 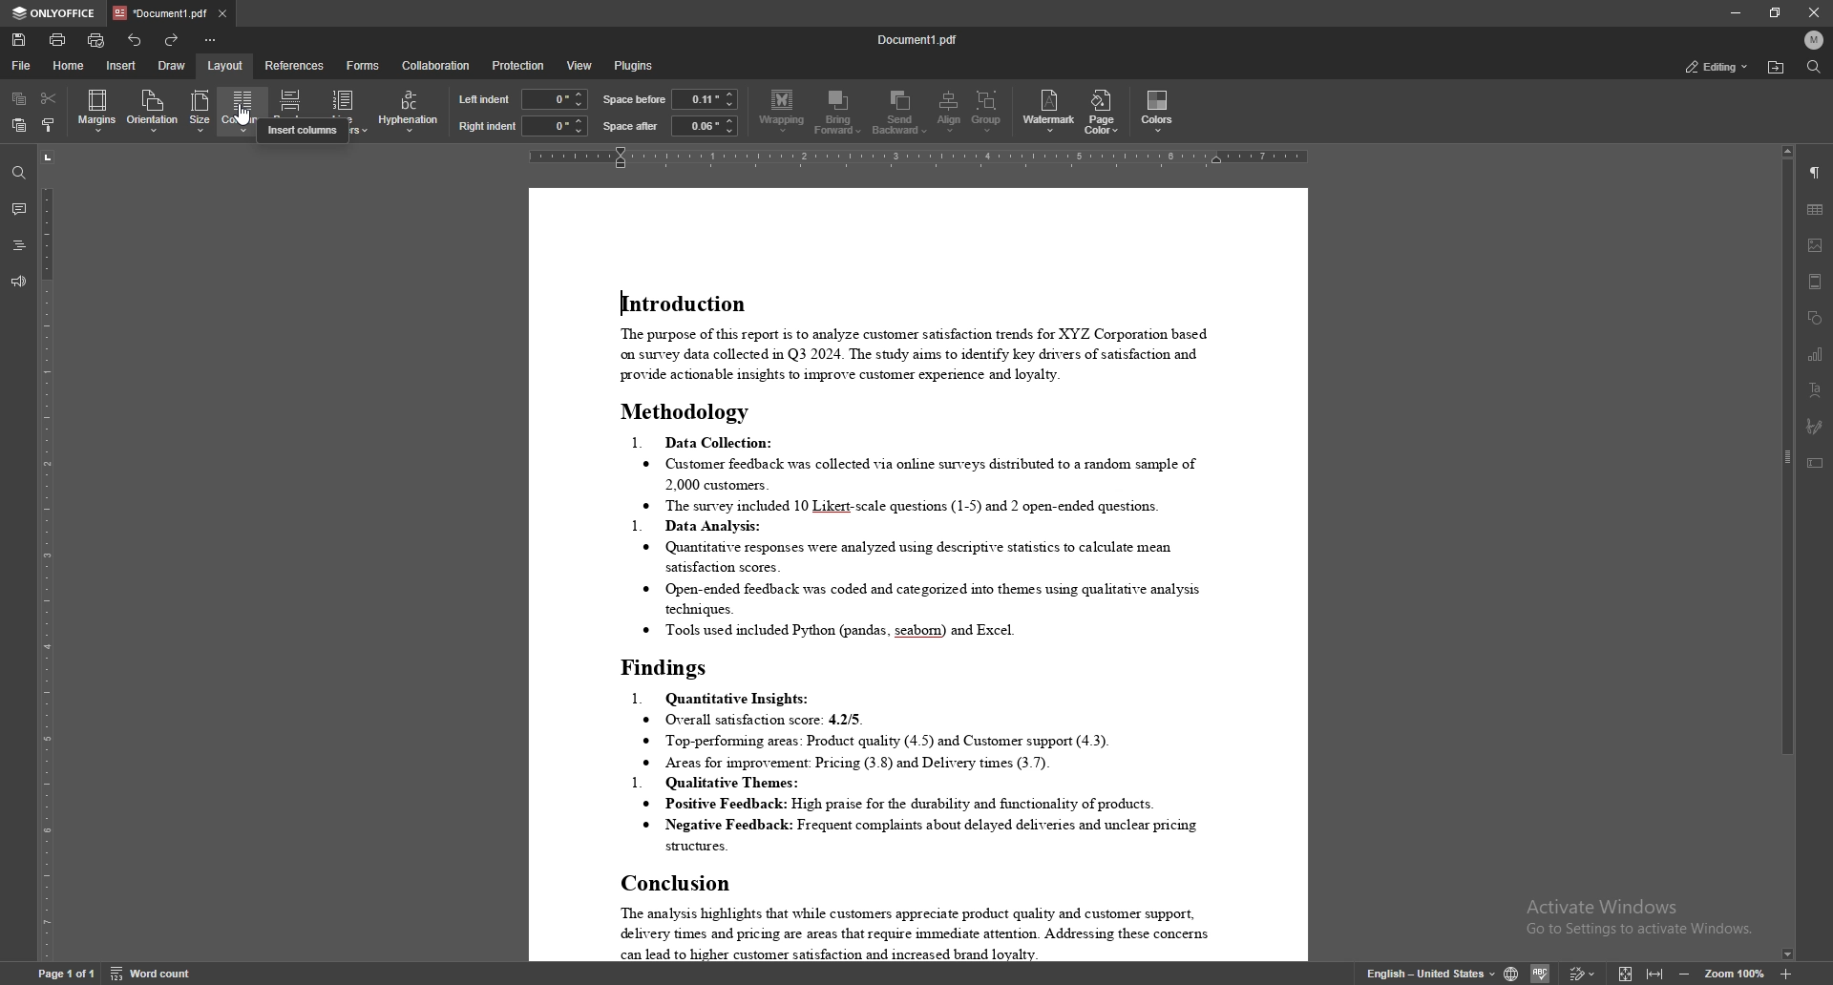 I want to click on find, so click(x=19, y=173).